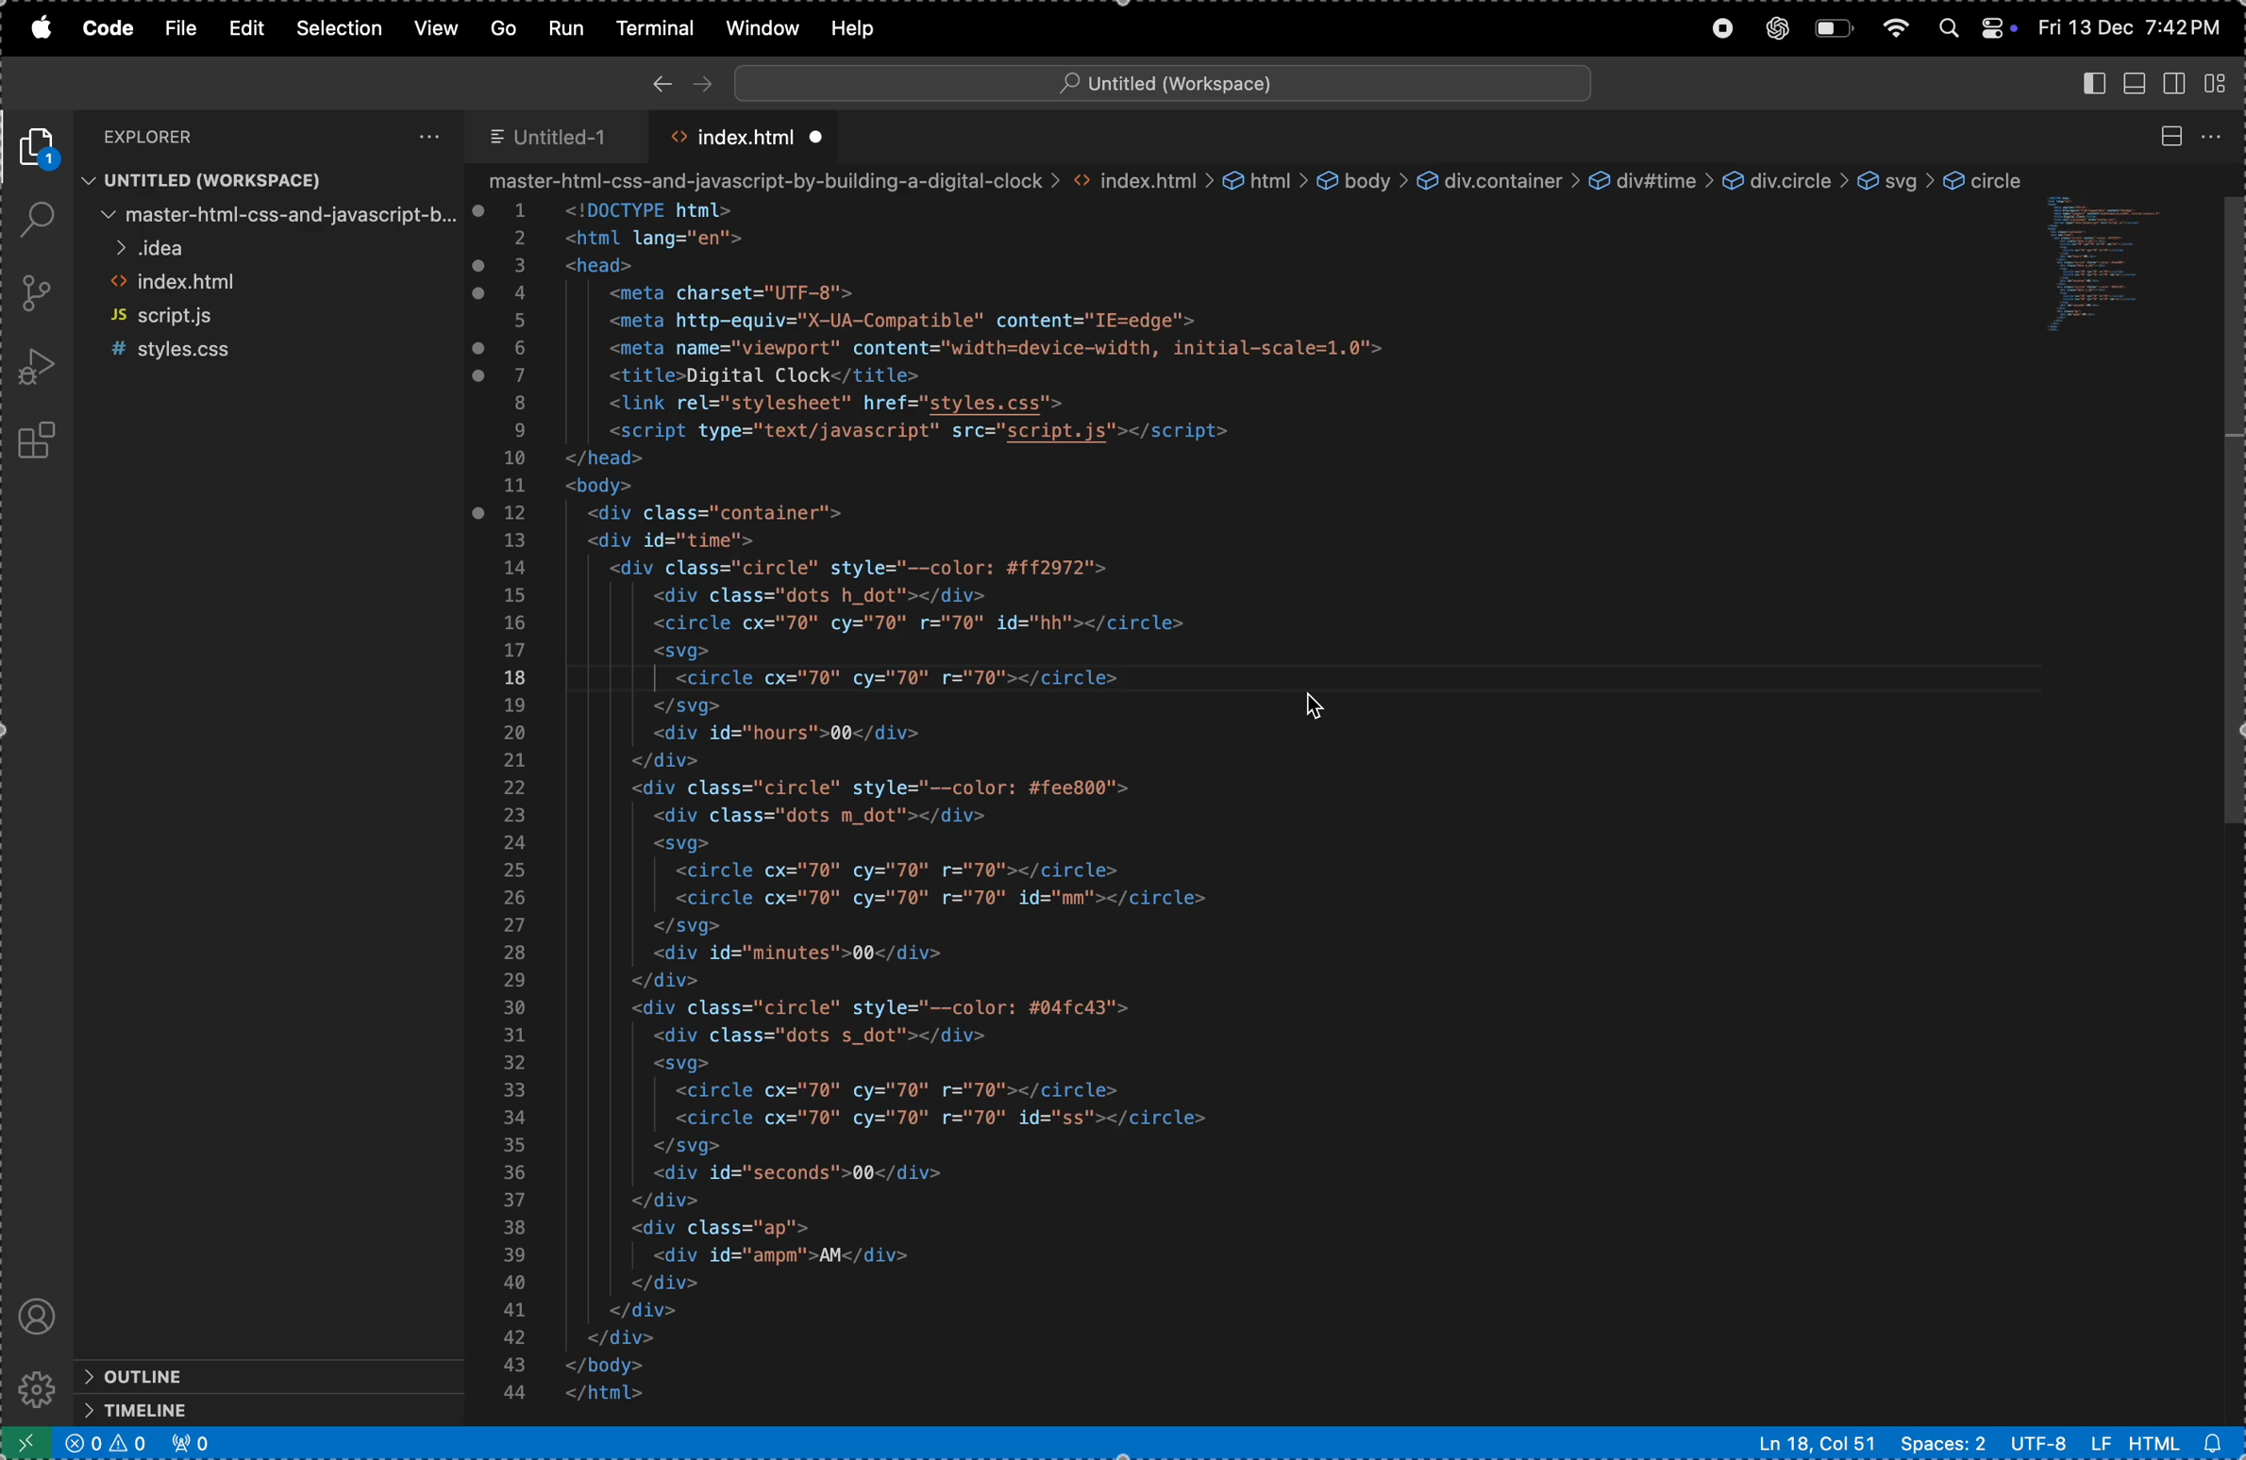  I want to click on window, so click(762, 26).